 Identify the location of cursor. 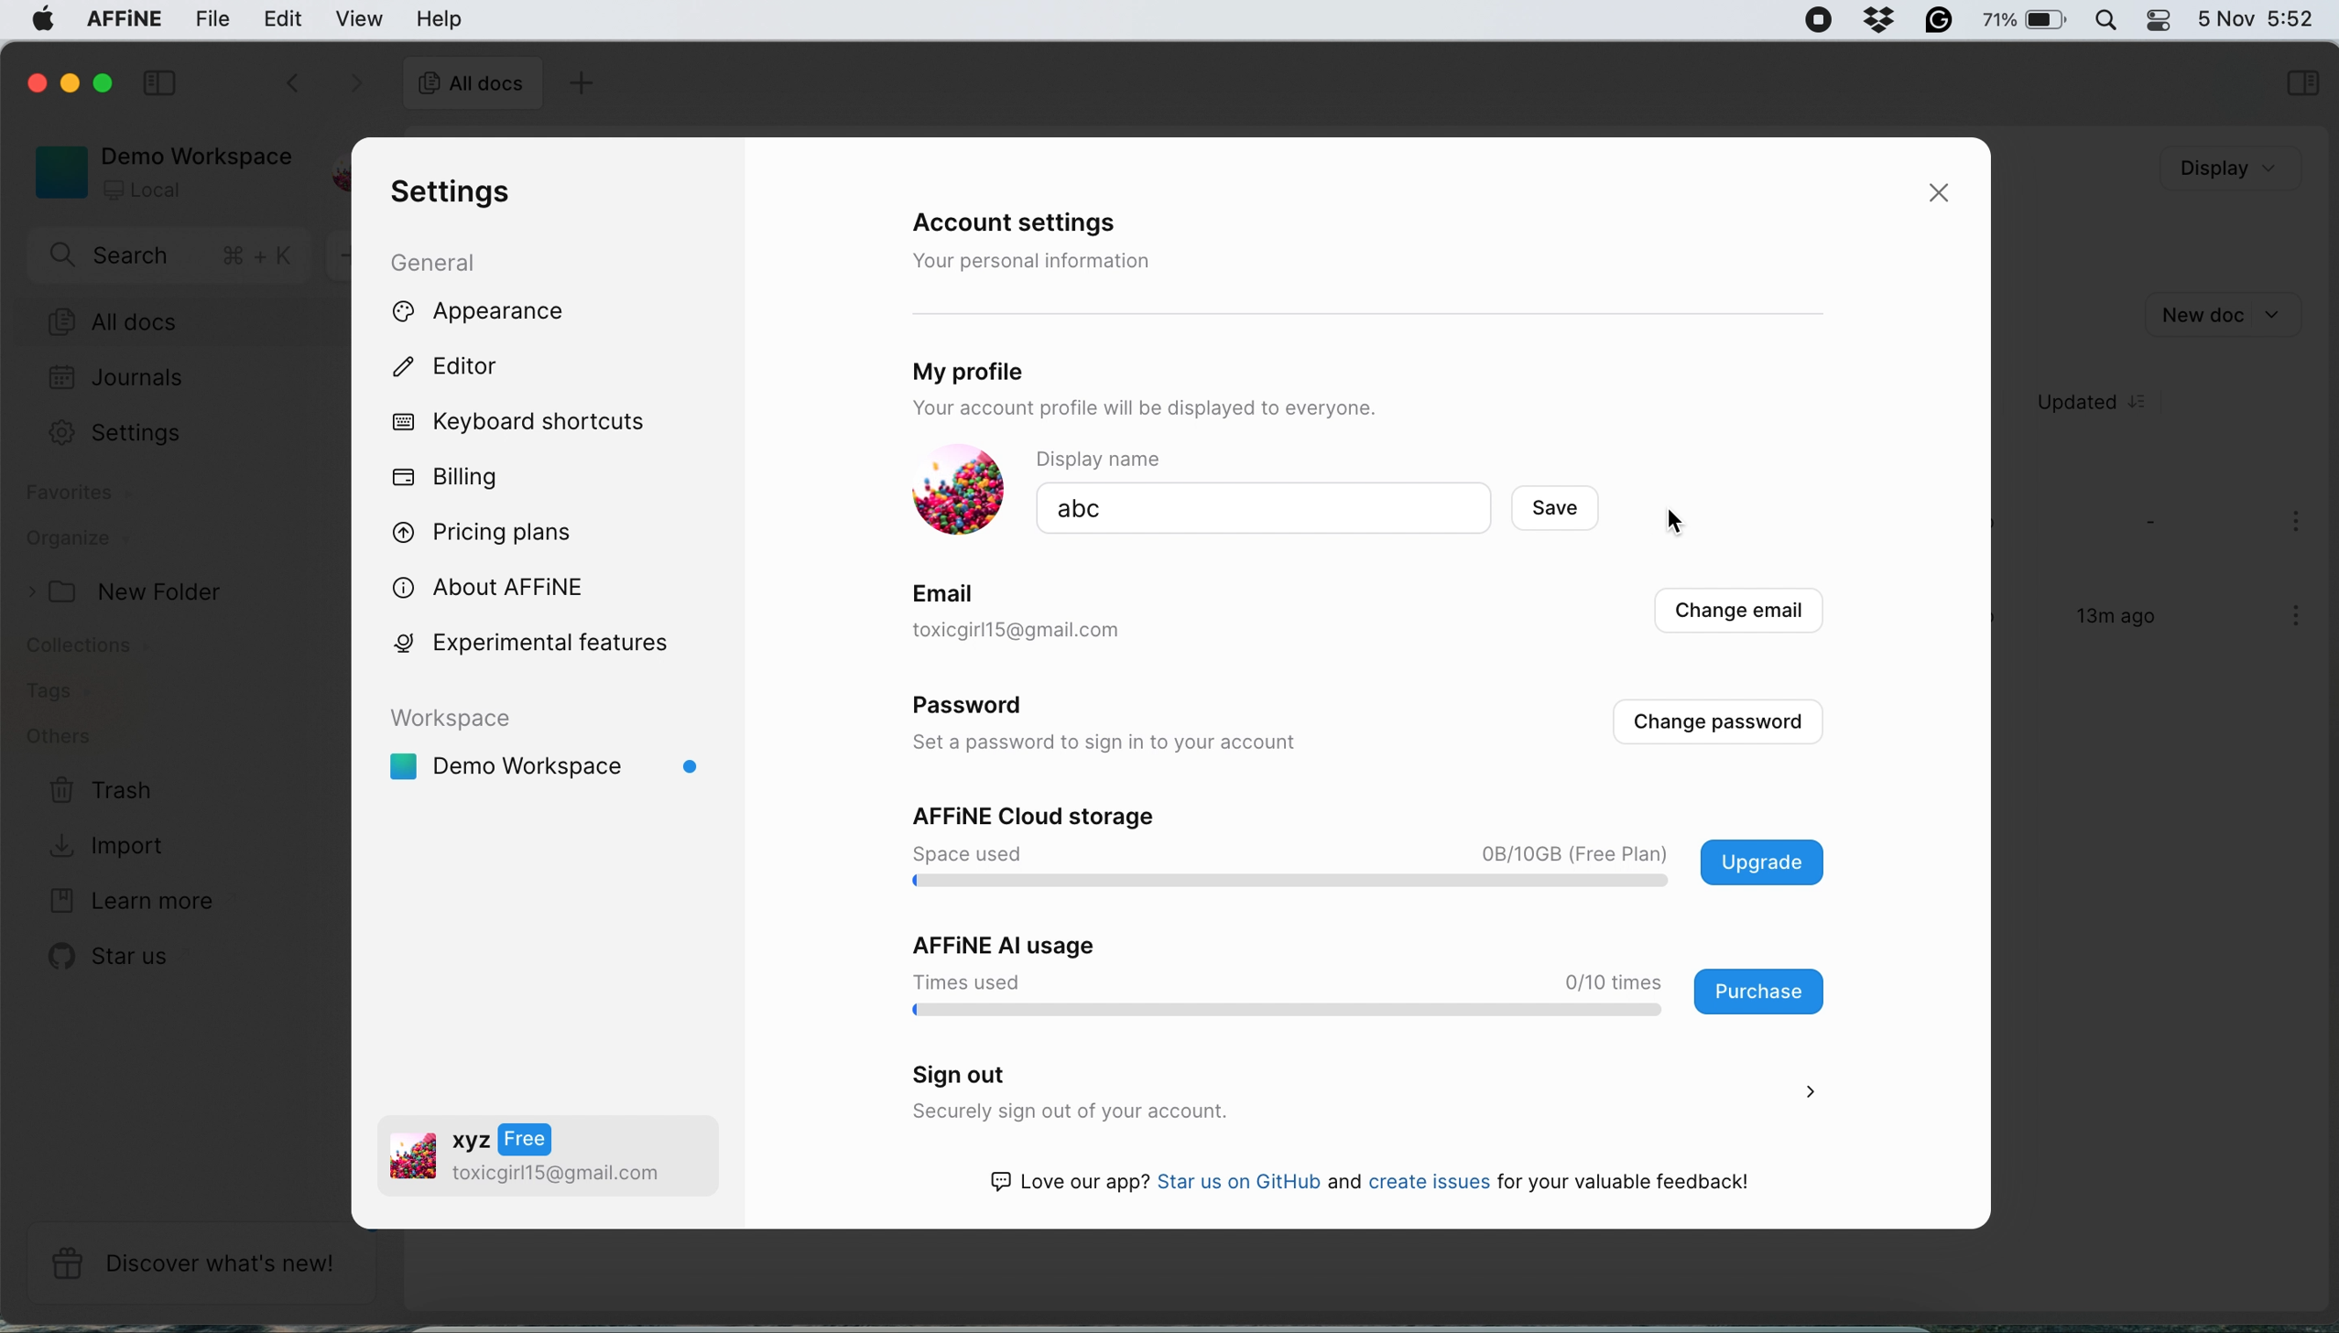
(1677, 521).